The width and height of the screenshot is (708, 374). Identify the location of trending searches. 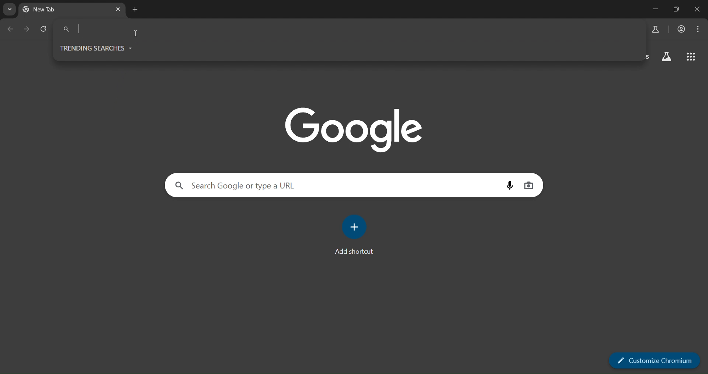
(103, 49).